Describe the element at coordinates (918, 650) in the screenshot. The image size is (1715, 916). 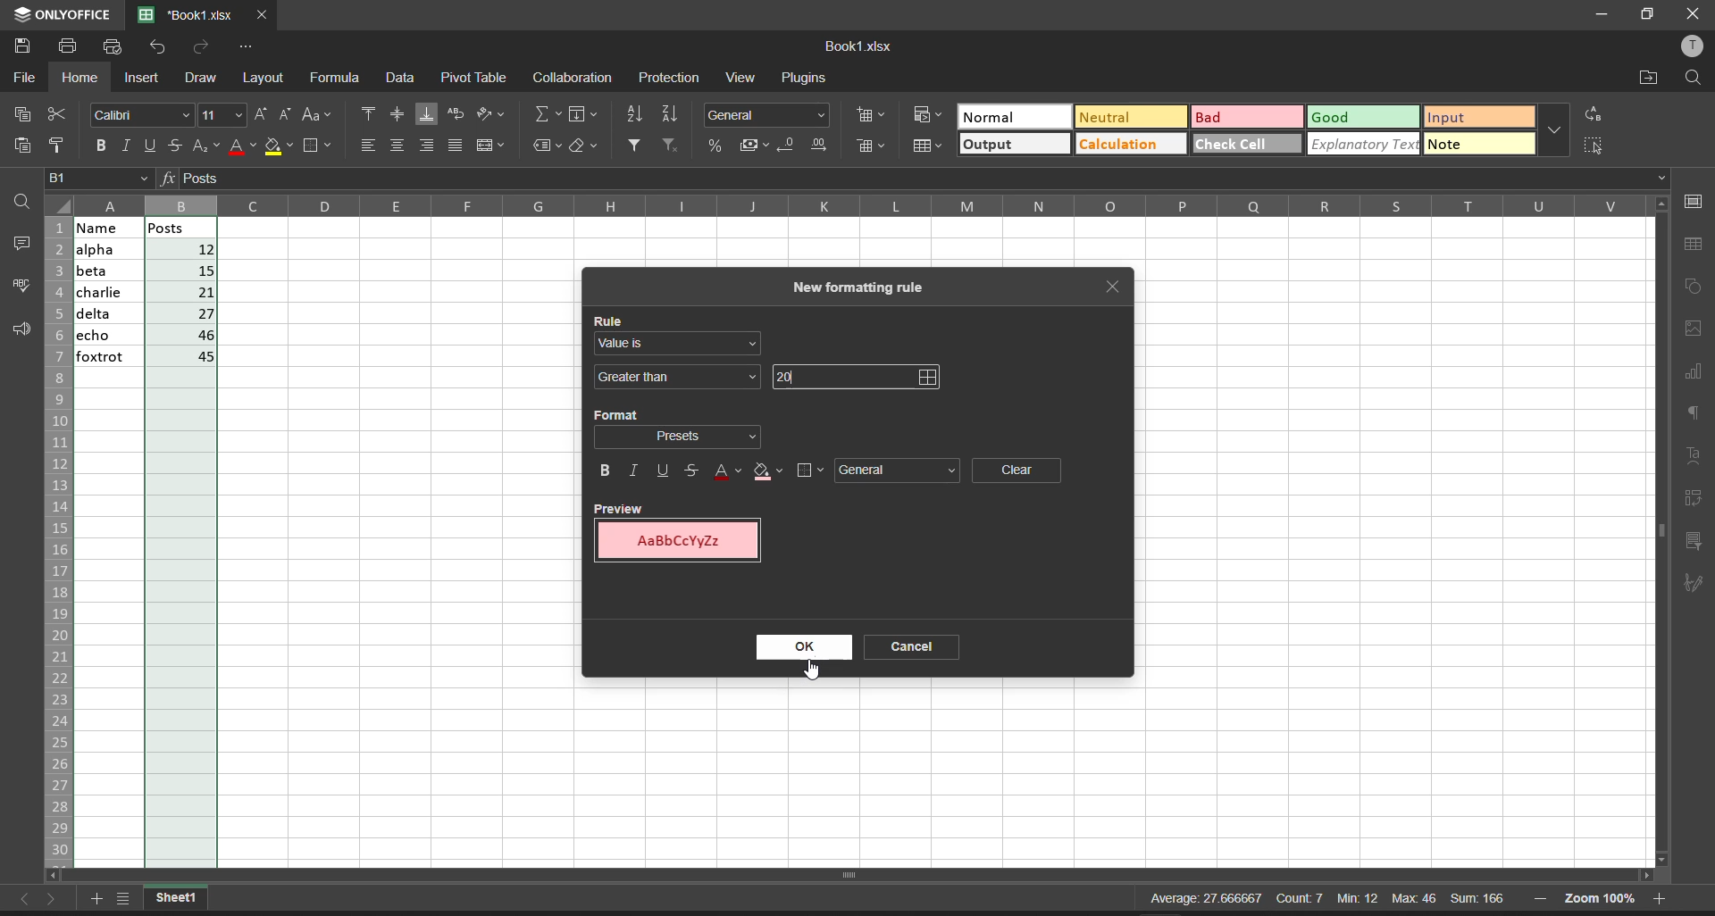
I see `cancel` at that location.